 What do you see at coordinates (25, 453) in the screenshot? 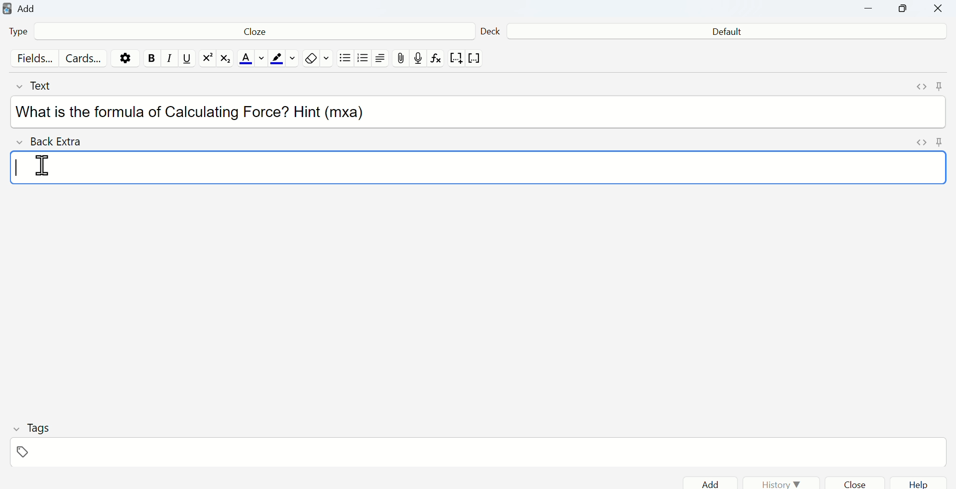
I see `Tag` at bounding box center [25, 453].